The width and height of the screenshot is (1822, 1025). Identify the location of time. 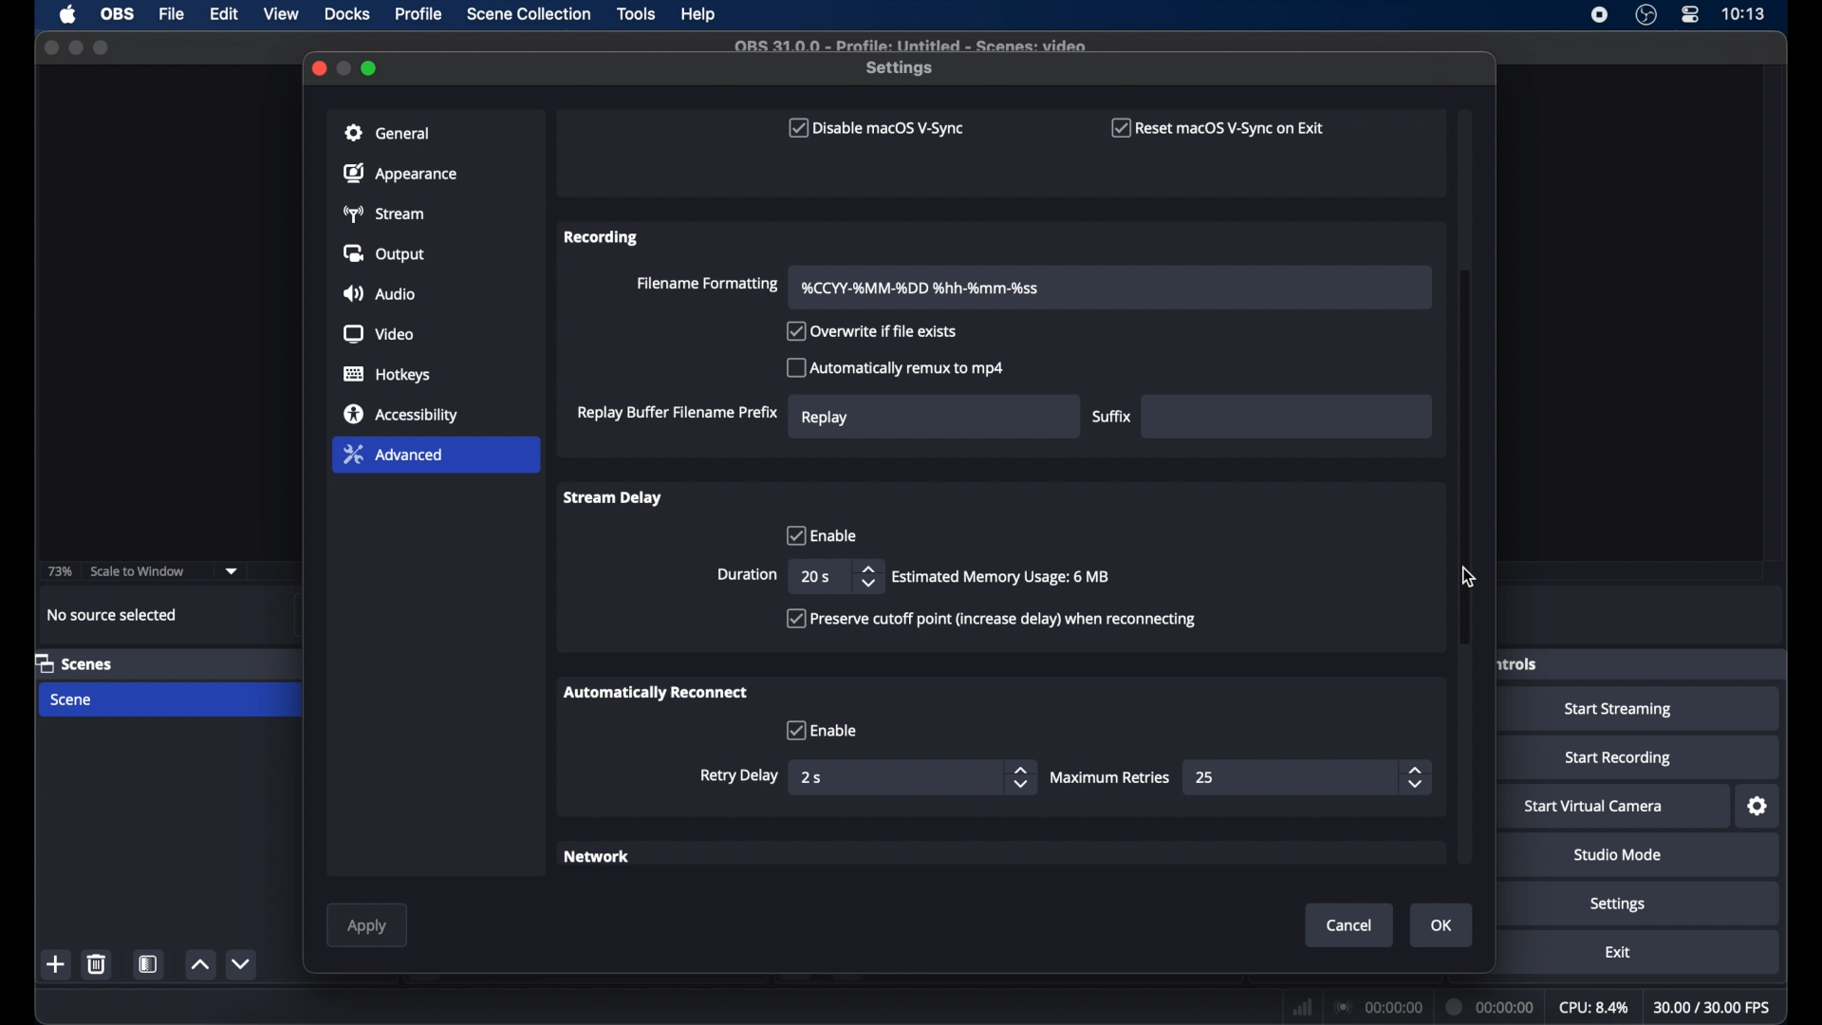
(1743, 14).